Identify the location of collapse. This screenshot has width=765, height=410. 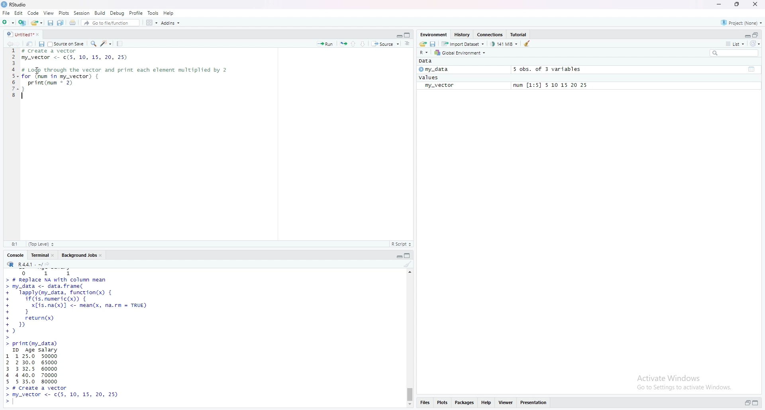
(757, 35).